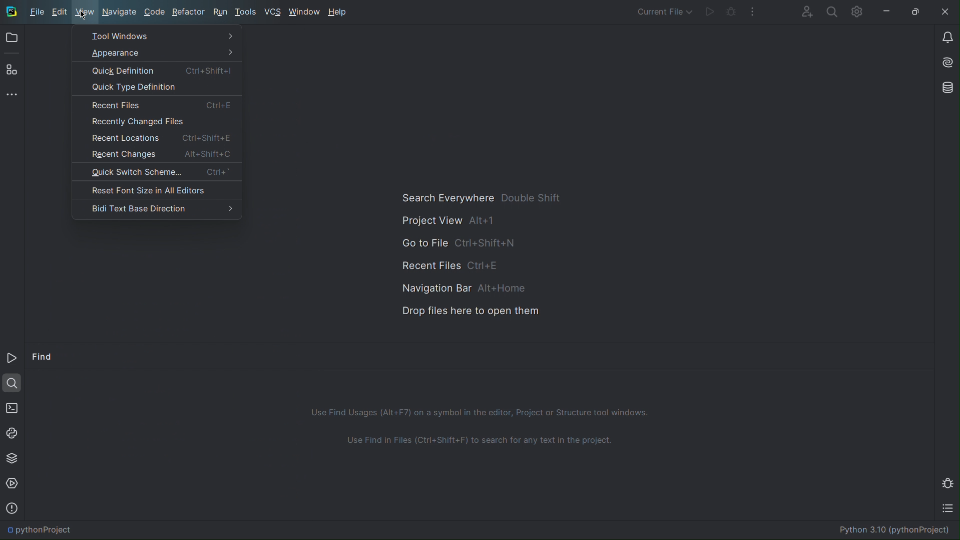  What do you see at coordinates (12, 382) in the screenshot?
I see `Find` at bounding box center [12, 382].